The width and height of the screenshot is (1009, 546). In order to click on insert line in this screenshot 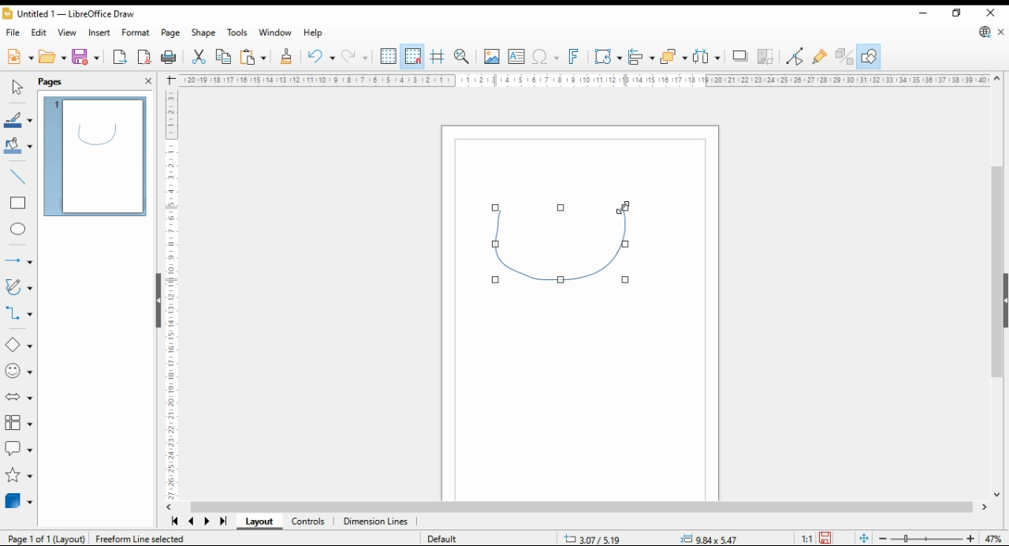, I will do `click(17, 176)`.